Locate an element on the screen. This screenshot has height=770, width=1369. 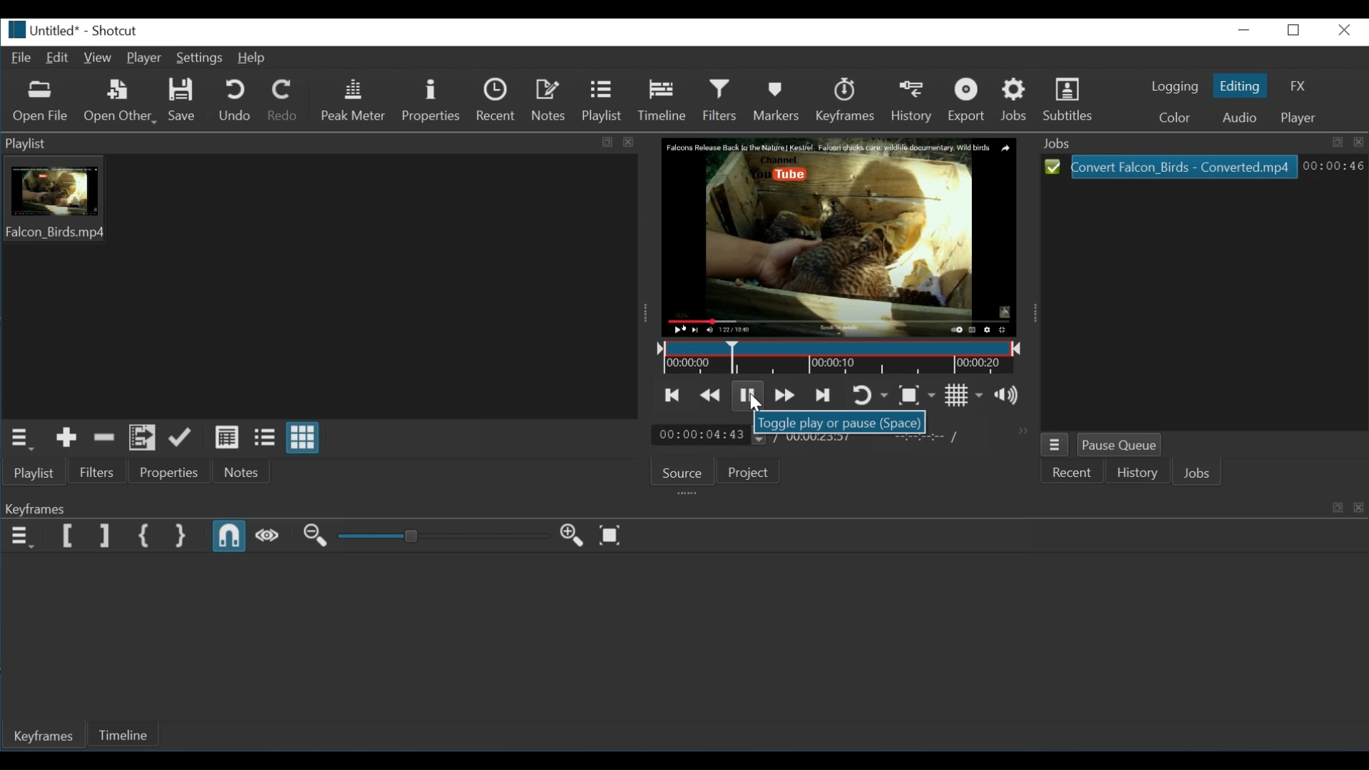
Player is located at coordinates (145, 57).